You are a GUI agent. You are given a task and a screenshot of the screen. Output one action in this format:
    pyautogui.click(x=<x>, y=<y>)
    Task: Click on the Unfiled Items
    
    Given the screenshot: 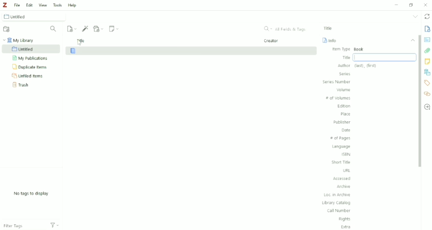 What is the action you would take?
    pyautogui.click(x=29, y=76)
    